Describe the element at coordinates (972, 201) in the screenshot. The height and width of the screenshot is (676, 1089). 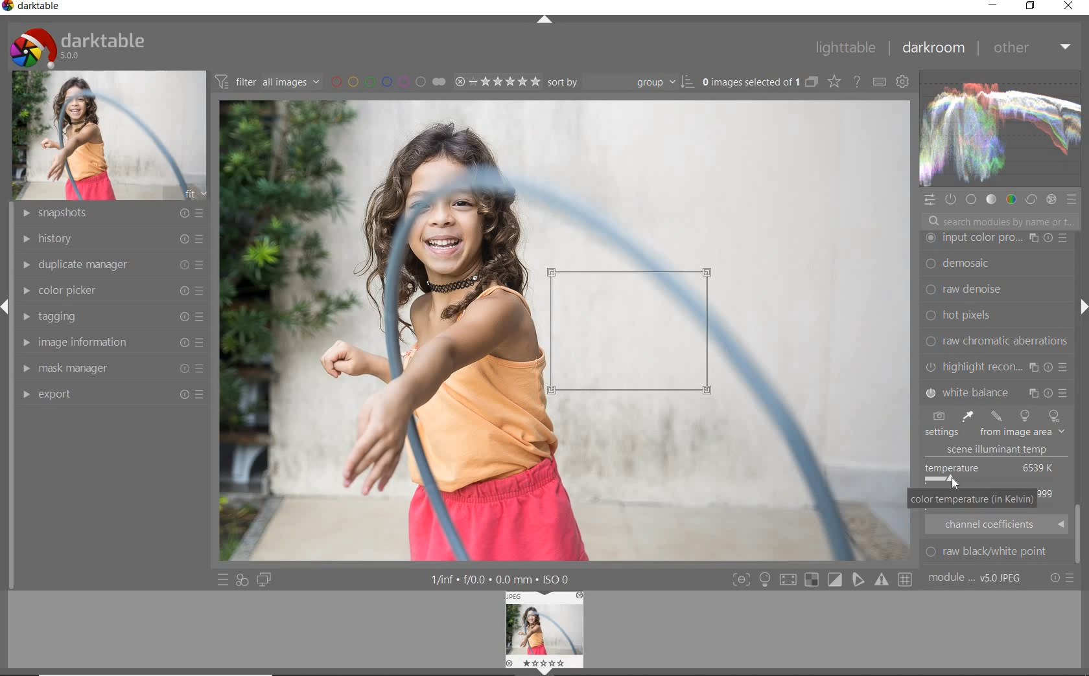
I see `base` at that location.